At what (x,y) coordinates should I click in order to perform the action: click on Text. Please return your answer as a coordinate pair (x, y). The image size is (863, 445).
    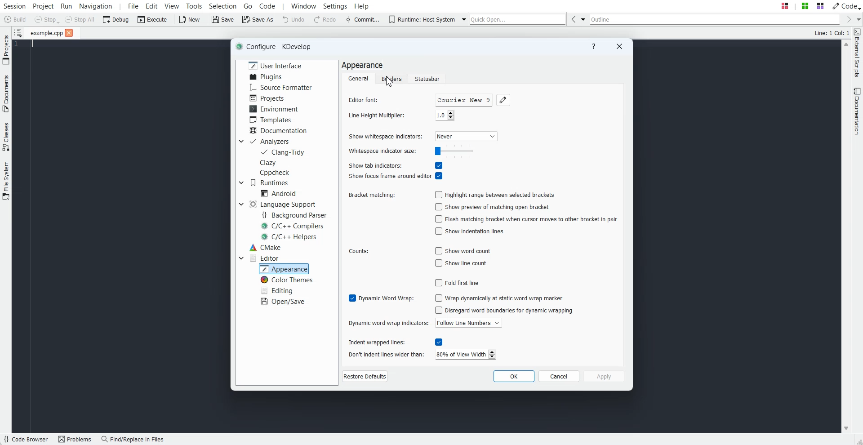
    Looking at the image, I should click on (274, 46).